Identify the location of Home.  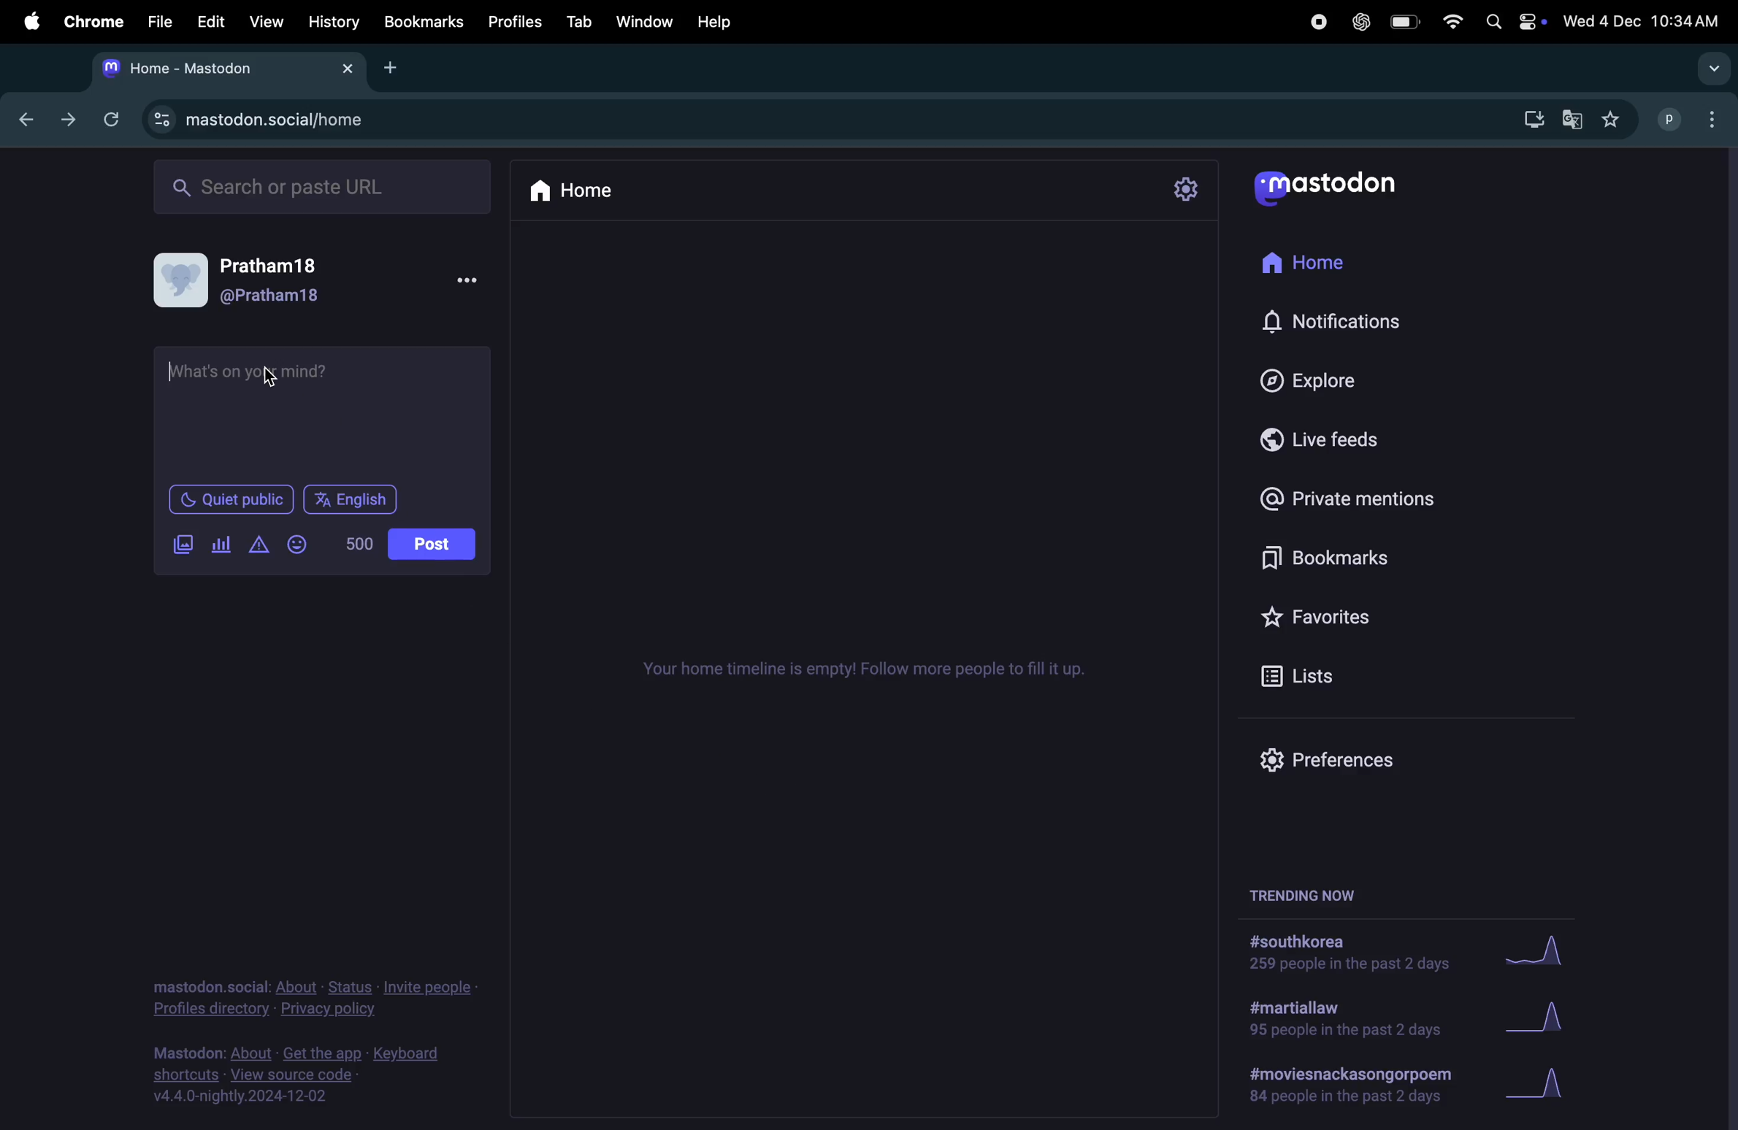
(1316, 264).